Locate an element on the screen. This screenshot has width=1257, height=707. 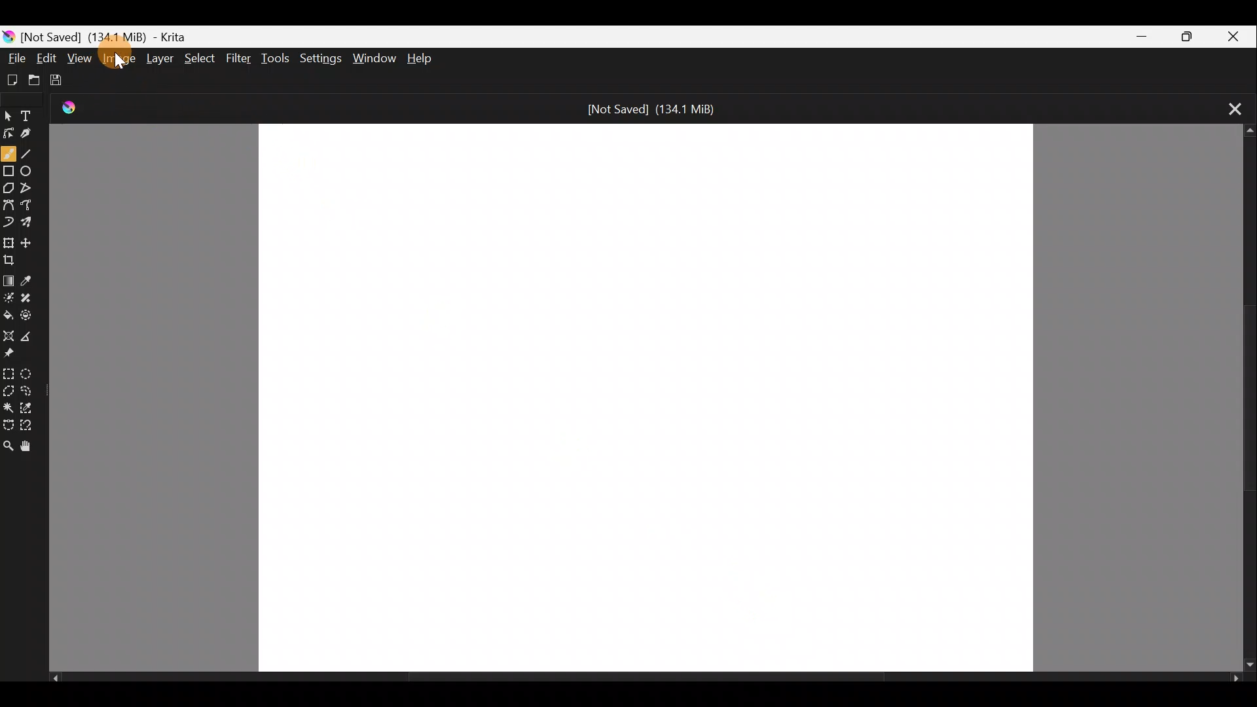
[Not Saved] (134.1 MiB) is located at coordinates (655, 109).